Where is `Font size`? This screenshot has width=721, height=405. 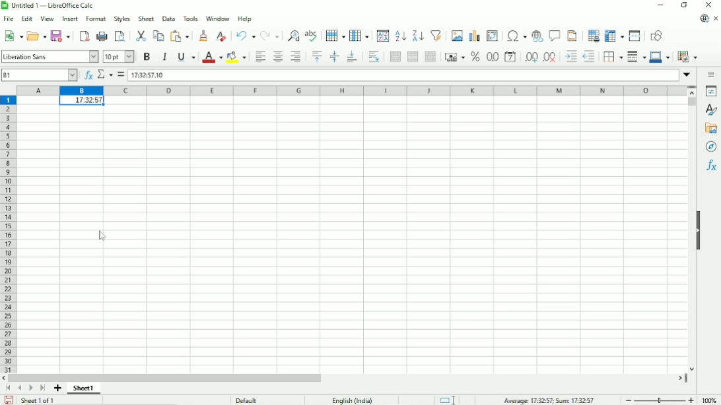 Font size is located at coordinates (119, 57).